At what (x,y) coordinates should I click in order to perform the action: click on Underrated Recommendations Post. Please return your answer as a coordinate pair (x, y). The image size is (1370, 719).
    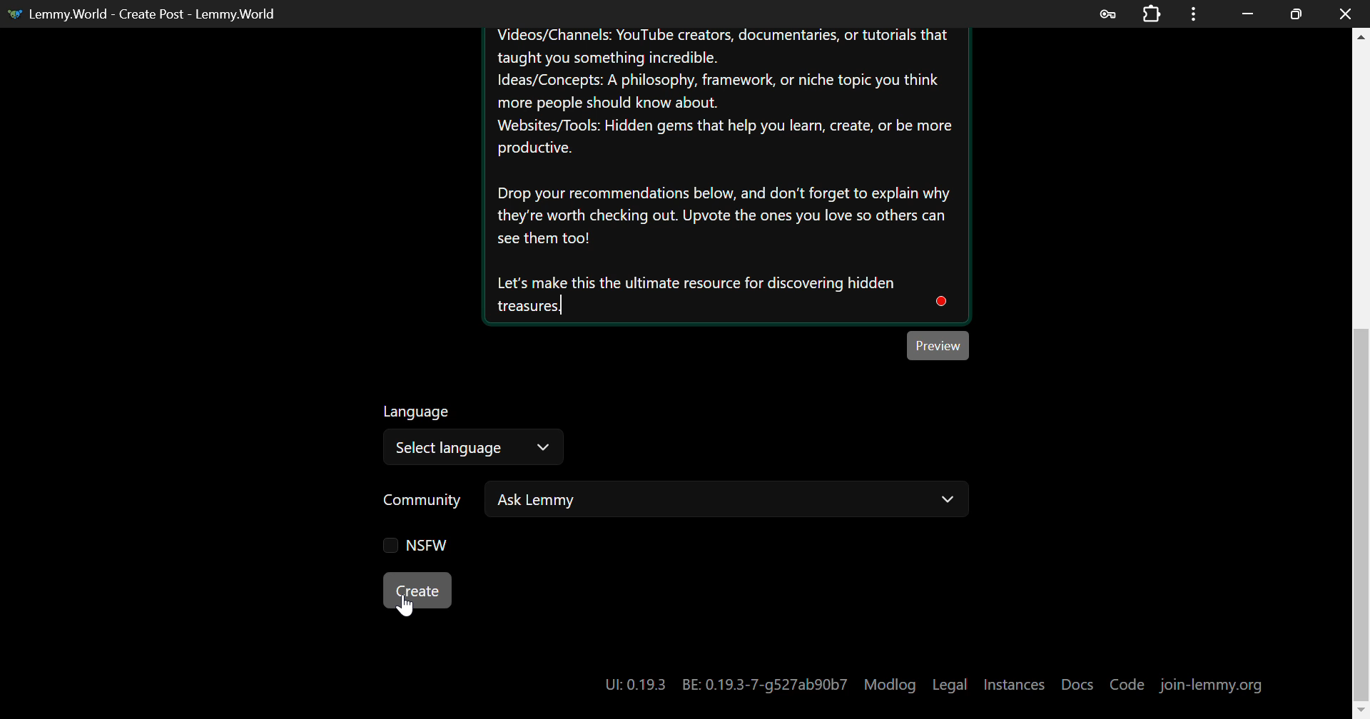
    Looking at the image, I should click on (724, 175).